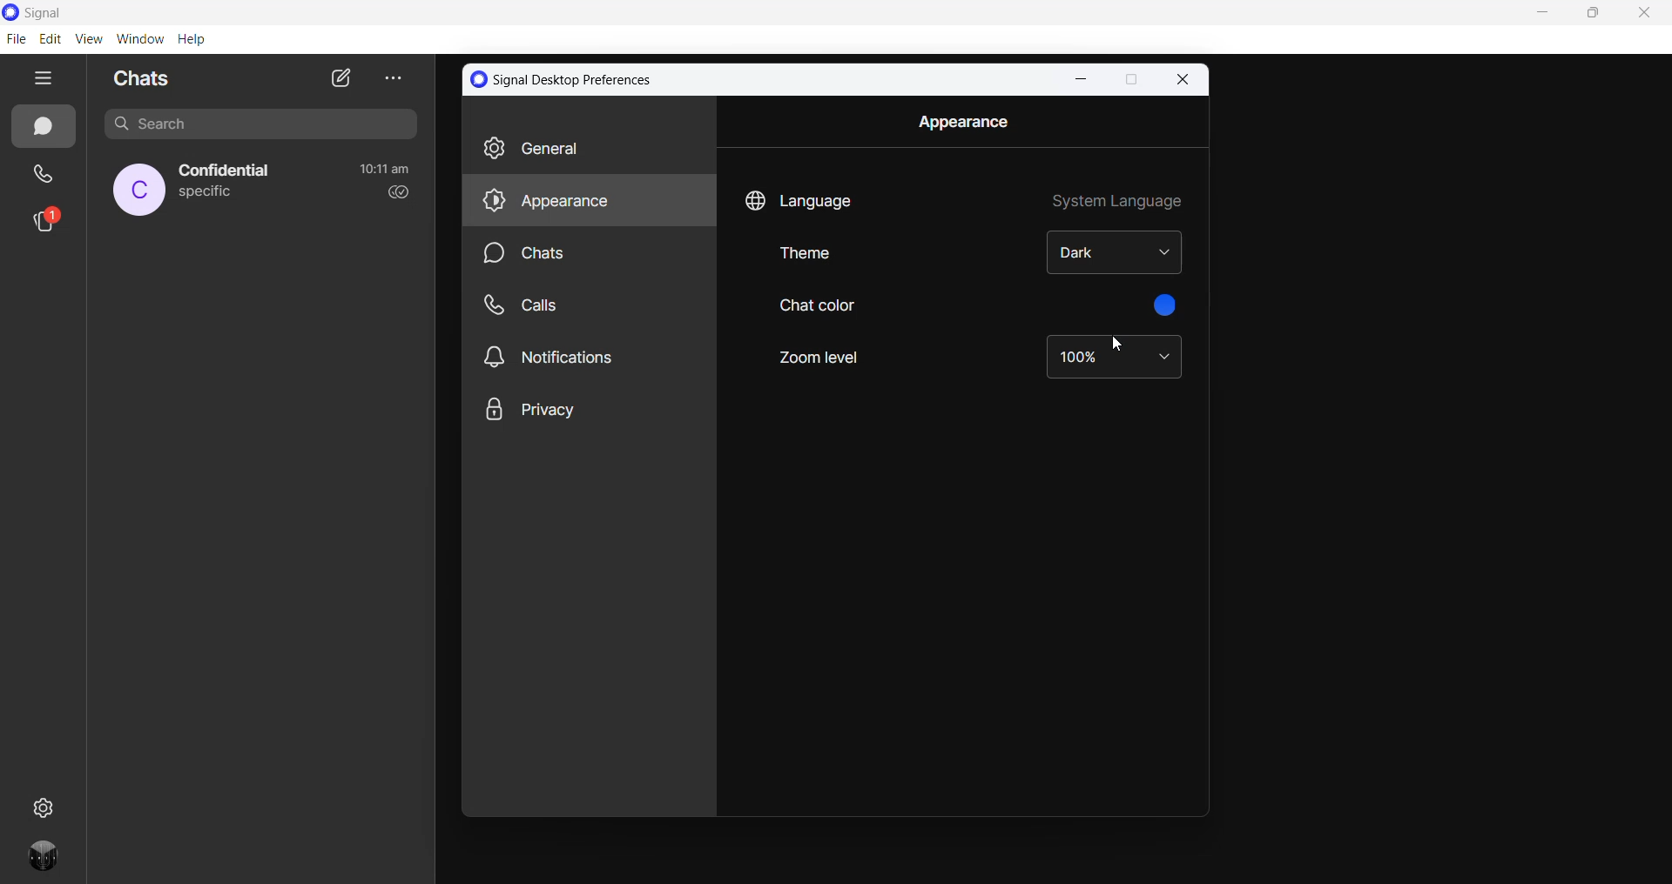  I want to click on chat, so click(594, 255).